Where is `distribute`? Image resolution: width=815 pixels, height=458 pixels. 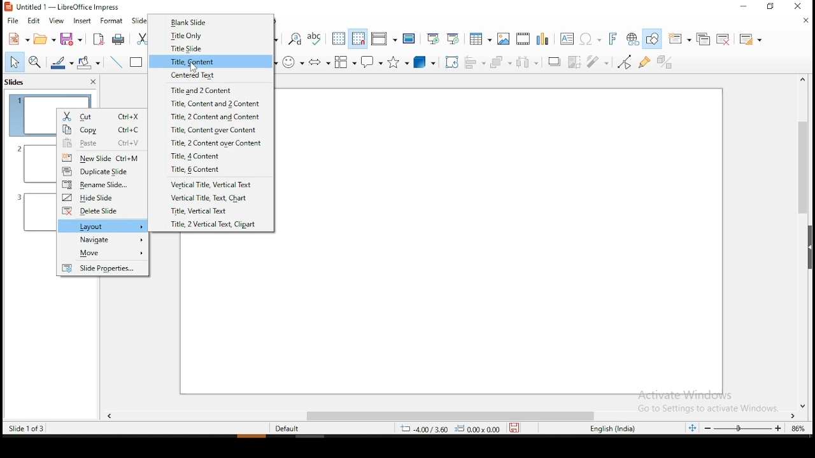 distribute is located at coordinates (527, 61).